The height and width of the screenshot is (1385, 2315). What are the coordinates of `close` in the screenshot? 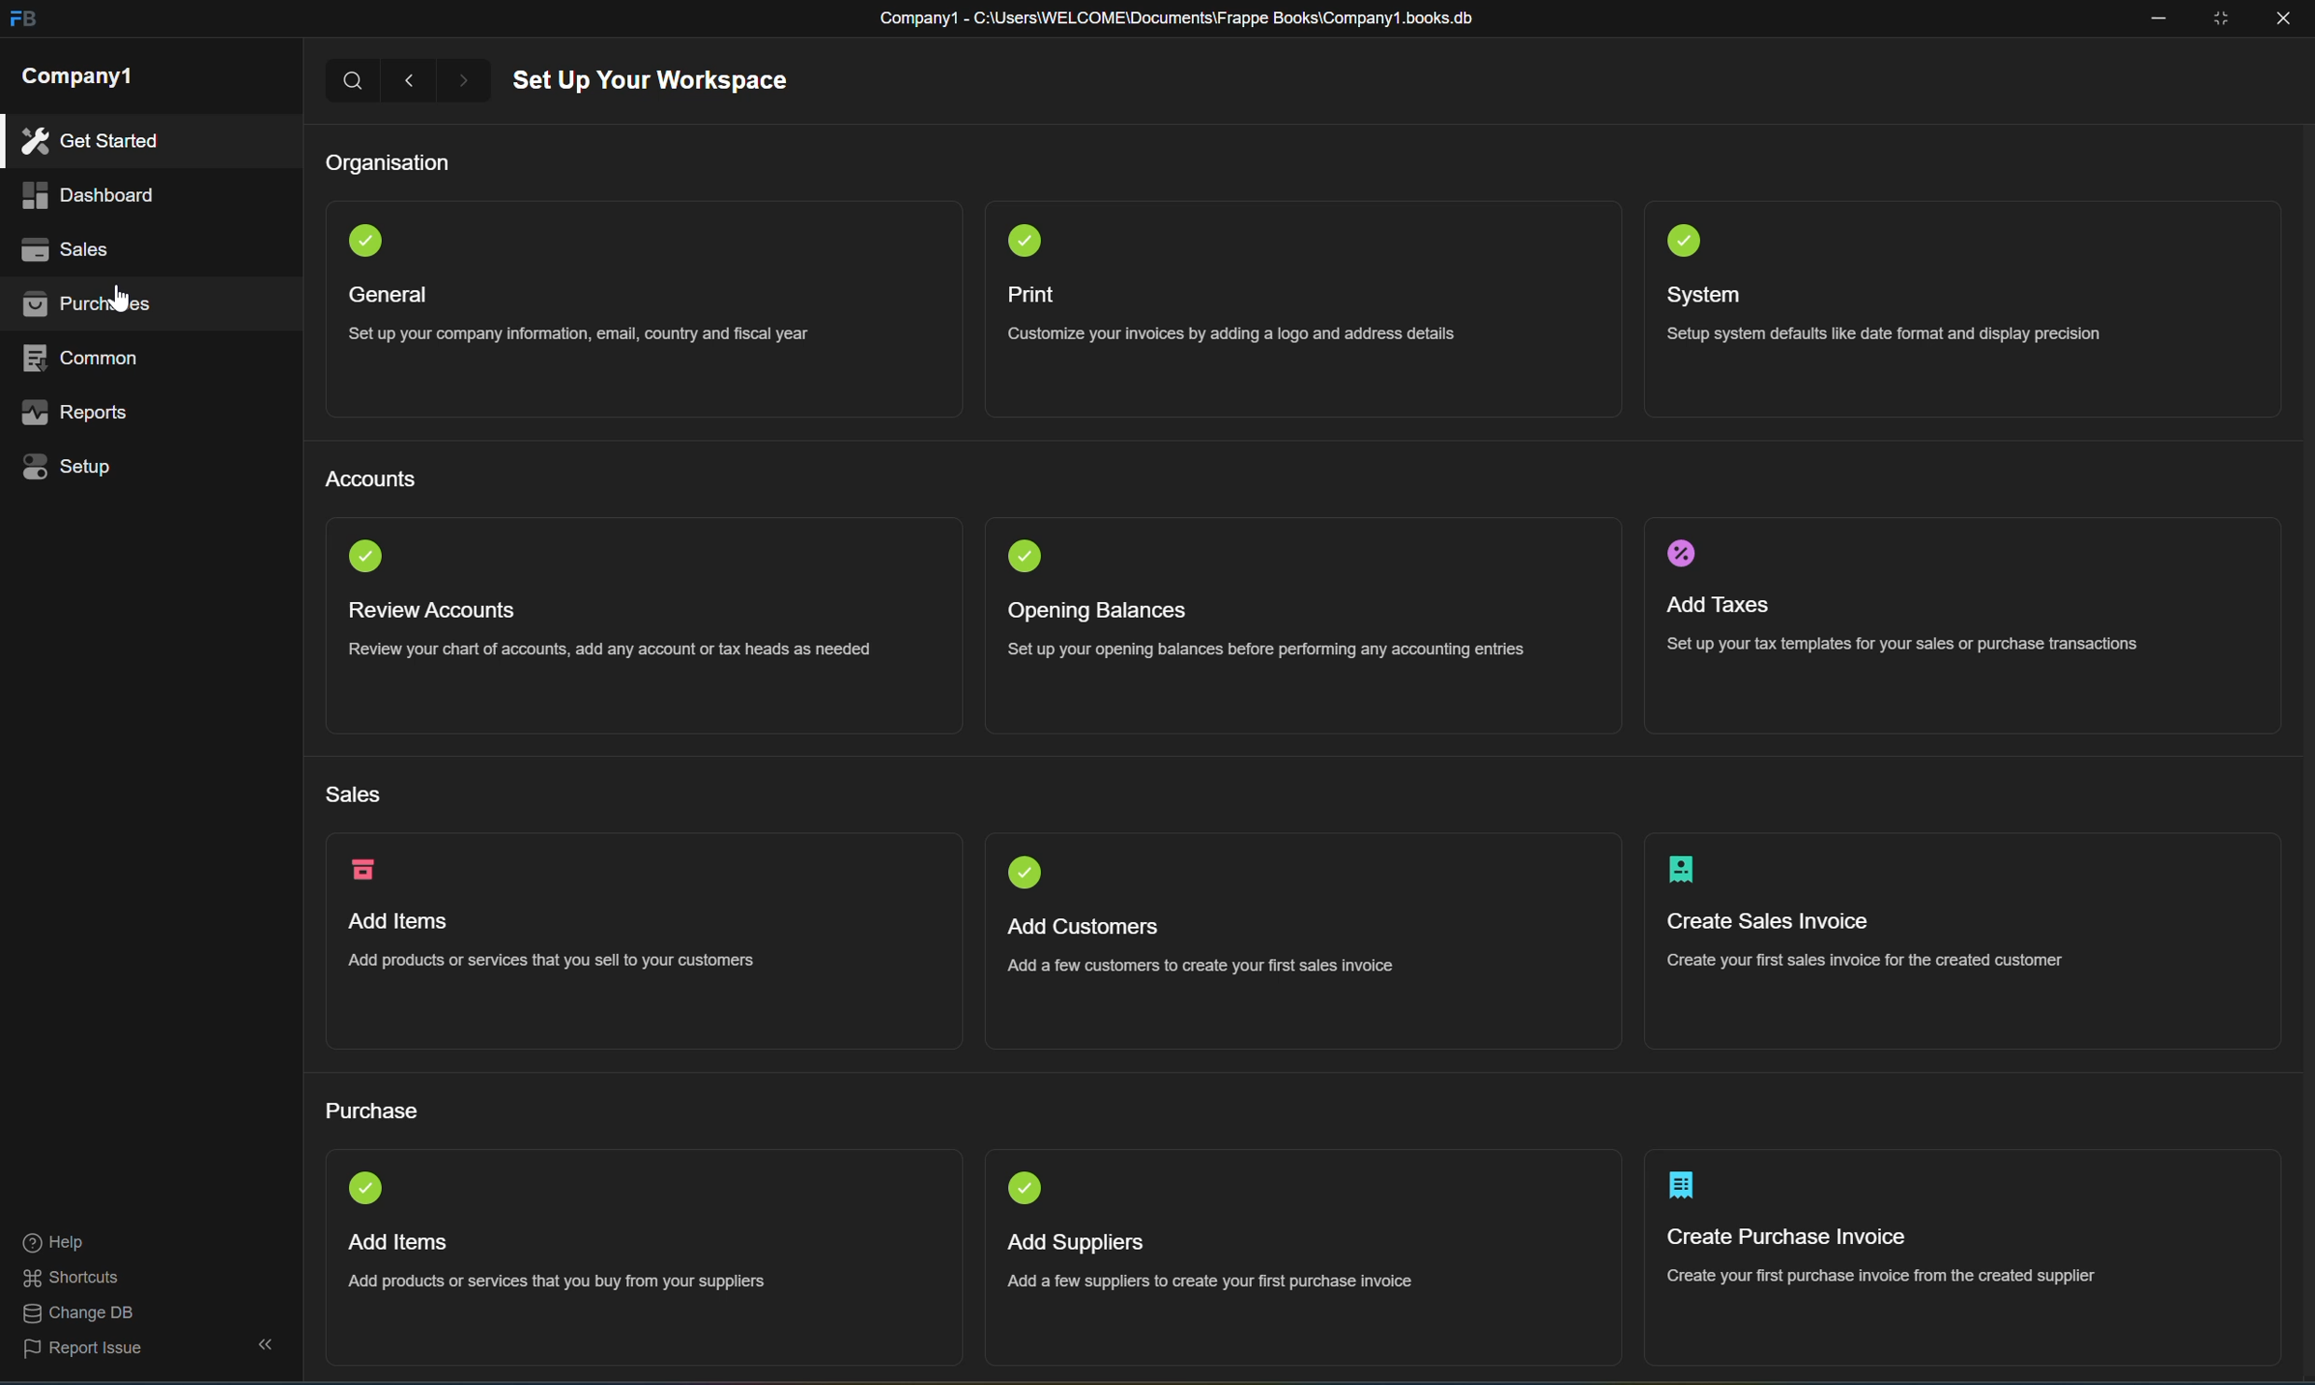 It's located at (2289, 20).